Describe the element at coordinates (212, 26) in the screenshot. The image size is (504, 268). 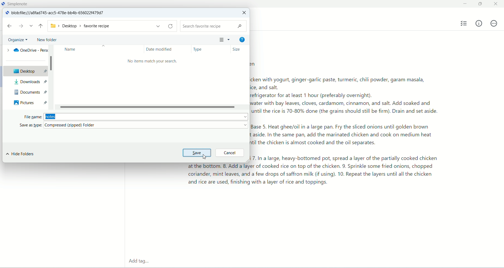
I see `search` at that location.